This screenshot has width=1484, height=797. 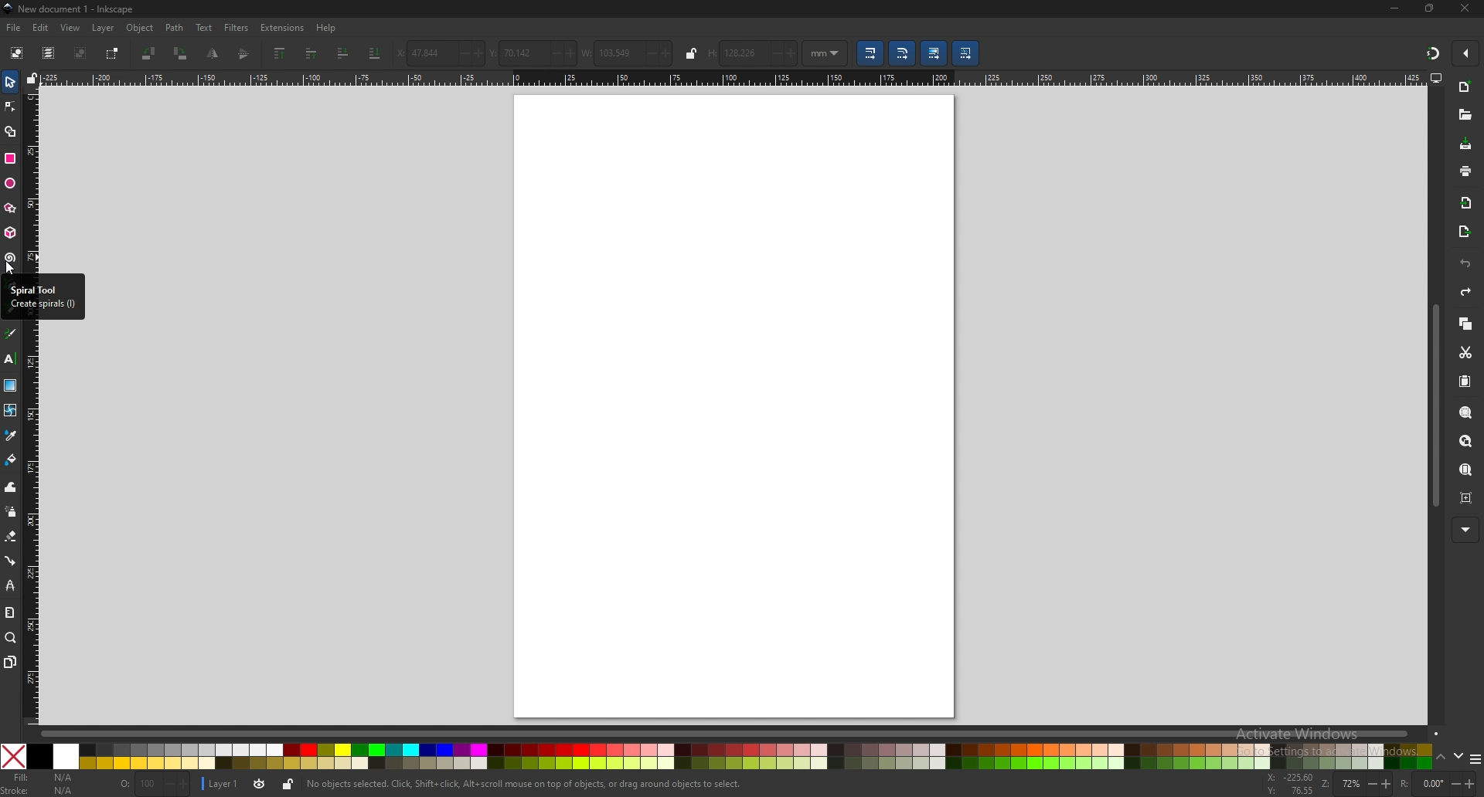 What do you see at coordinates (1431, 53) in the screenshot?
I see `snapping` at bounding box center [1431, 53].